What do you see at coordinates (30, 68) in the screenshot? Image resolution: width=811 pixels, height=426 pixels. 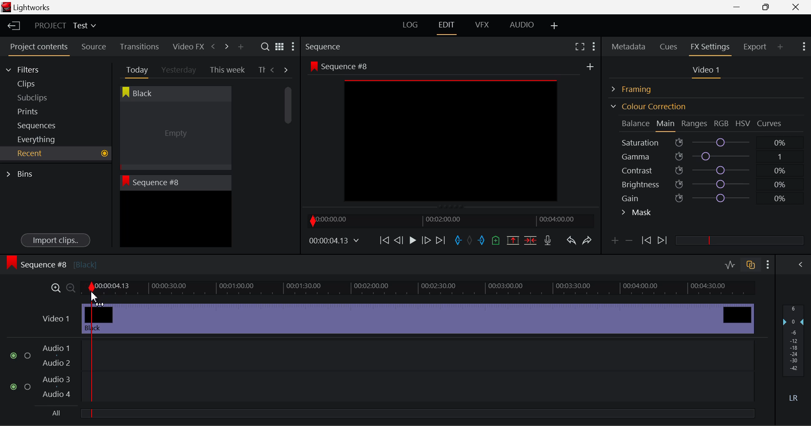 I see `Filters` at bounding box center [30, 68].